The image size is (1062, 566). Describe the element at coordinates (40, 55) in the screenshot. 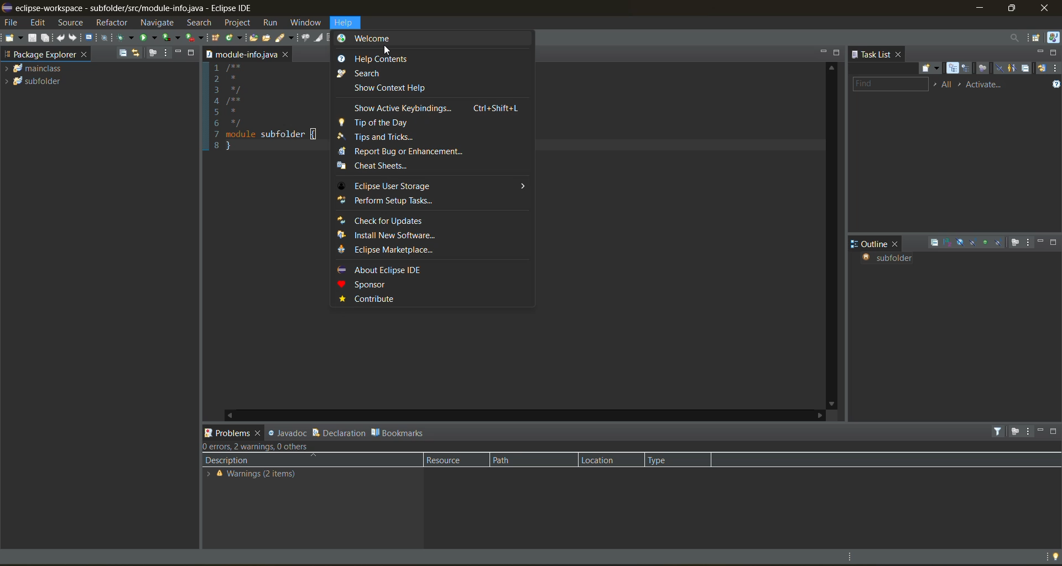

I see `package explorer` at that location.